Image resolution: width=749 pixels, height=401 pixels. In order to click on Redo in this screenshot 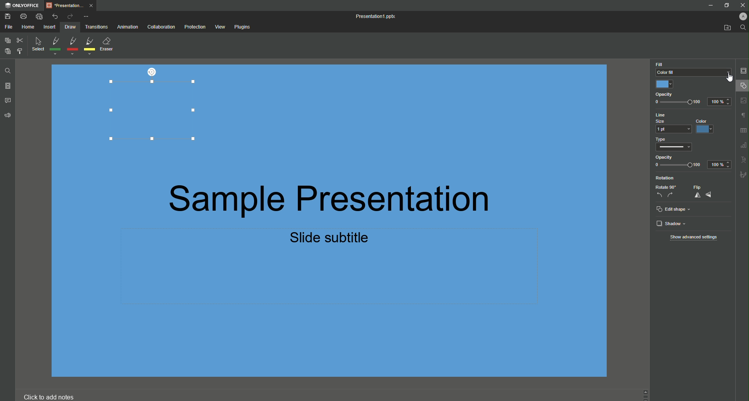, I will do `click(69, 16)`.